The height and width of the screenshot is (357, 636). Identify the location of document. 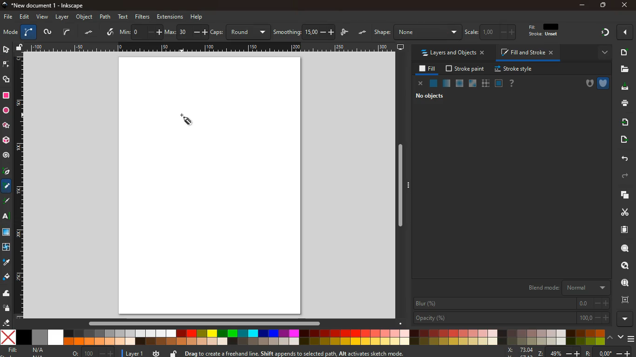
(623, 52).